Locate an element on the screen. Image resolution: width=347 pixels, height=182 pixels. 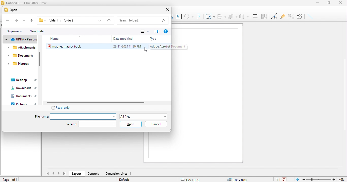
page 1 of 1 is located at coordinates (14, 180).